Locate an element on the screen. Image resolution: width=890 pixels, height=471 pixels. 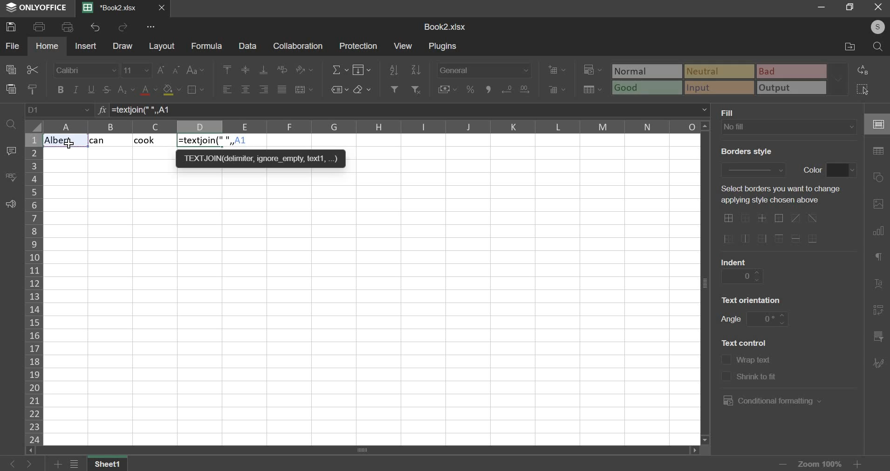
percentage is located at coordinates (470, 89).